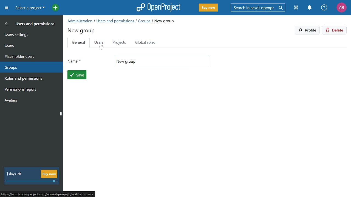 This screenshot has width=351, height=197. What do you see at coordinates (32, 176) in the screenshot?
I see `! day left Buy now` at bounding box center [32, 176].